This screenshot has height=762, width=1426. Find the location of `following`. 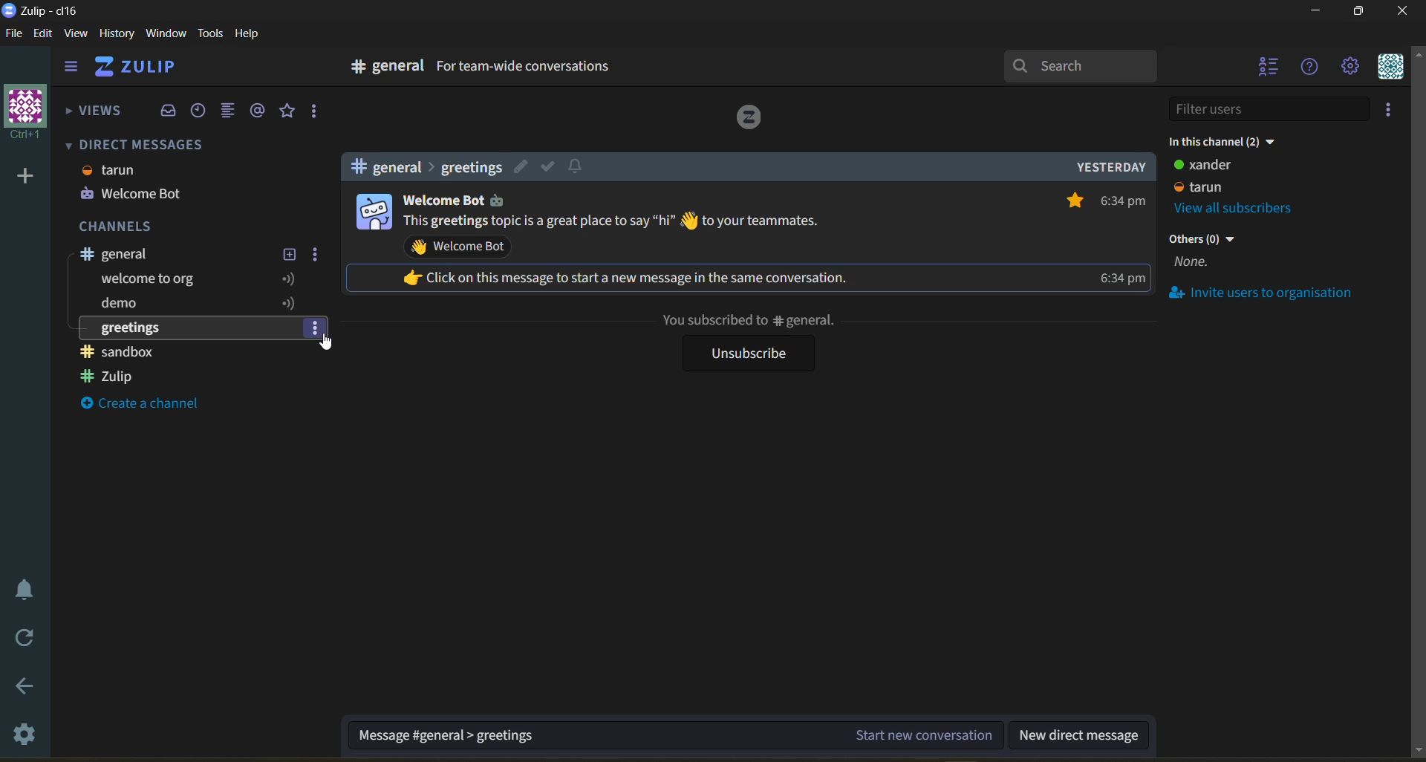

following is located at coordinates (287, 290).